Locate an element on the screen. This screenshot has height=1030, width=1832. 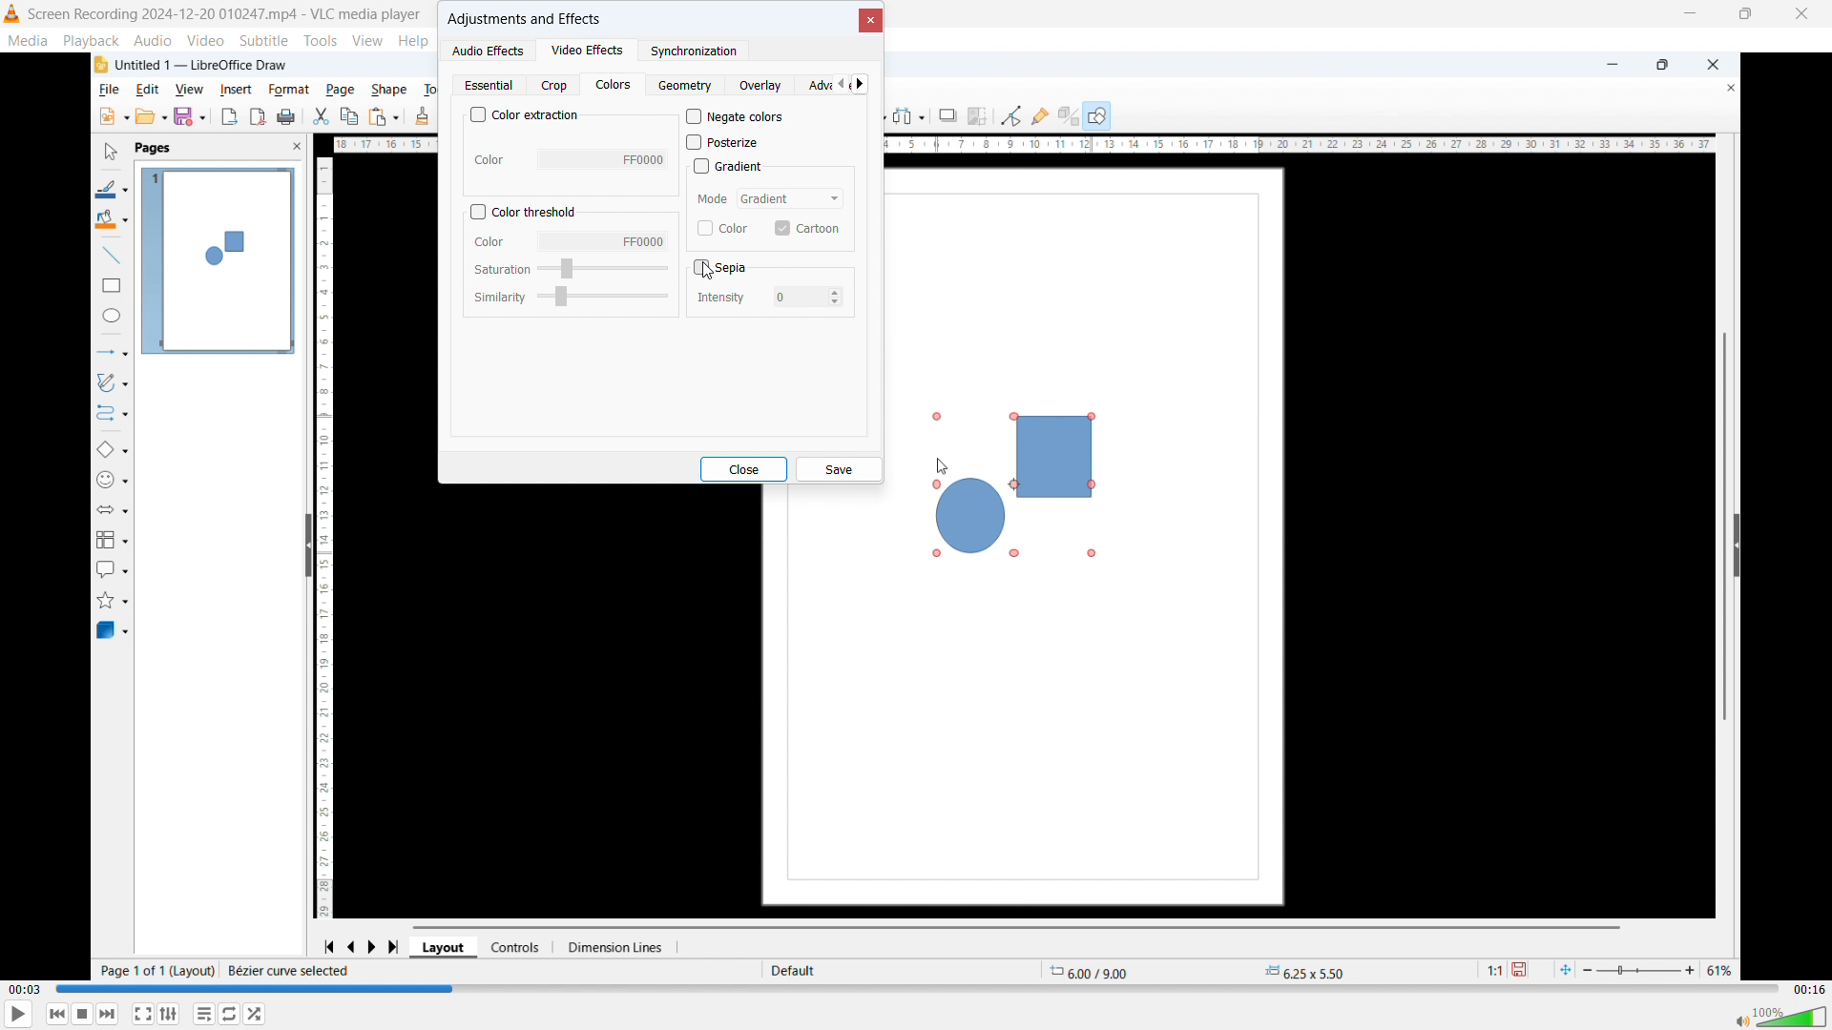
view is located at coordinates (368, 40).